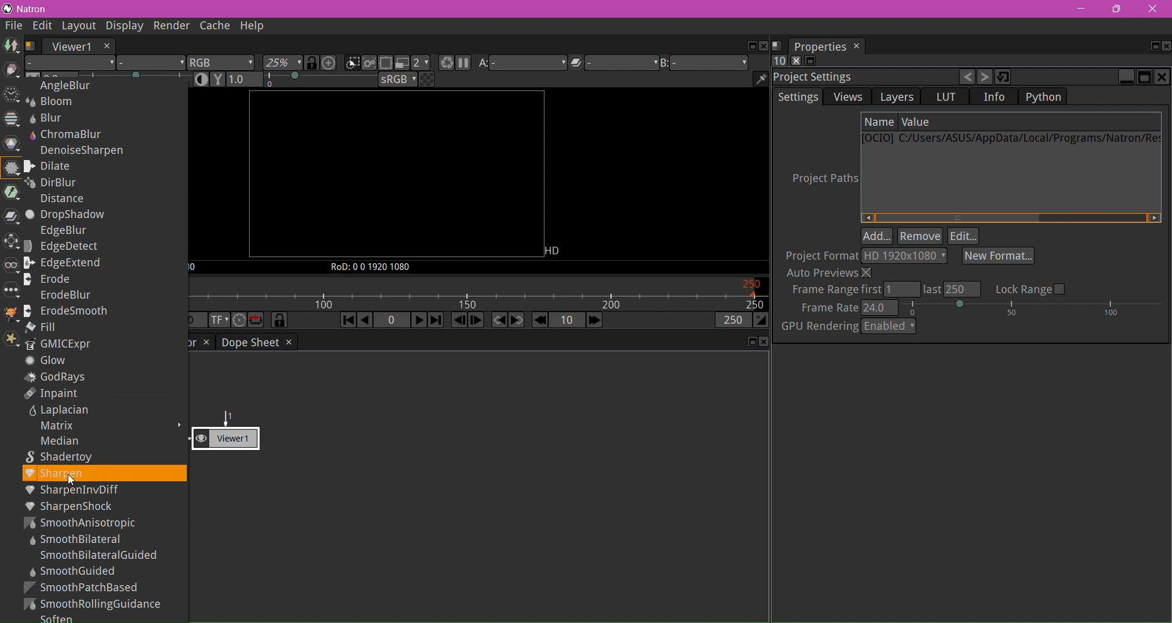 The image size is (1172, 623). Describe the element at coordinates (95, 604) in the screenshot. I see `SmoothRollingGuidance` at that location.